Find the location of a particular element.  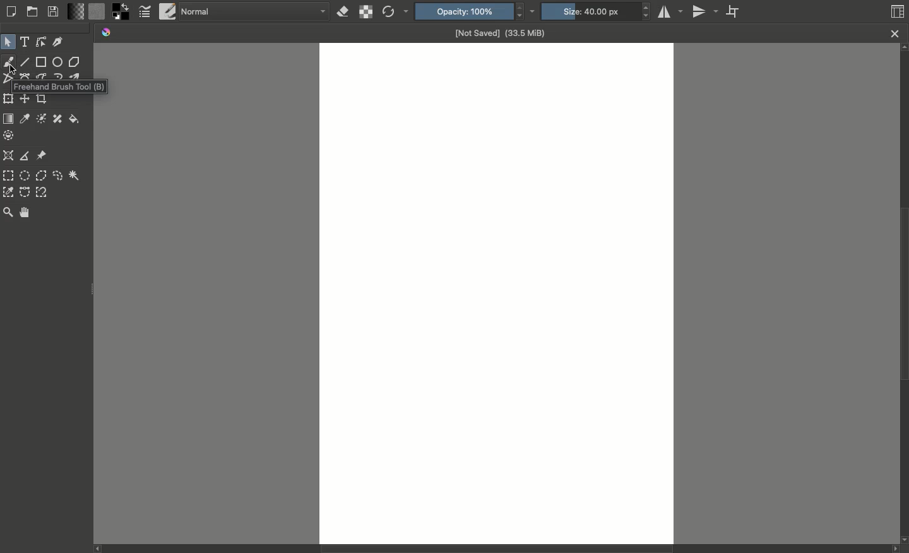

Choose brush preset is located at coordinates (167, 11).